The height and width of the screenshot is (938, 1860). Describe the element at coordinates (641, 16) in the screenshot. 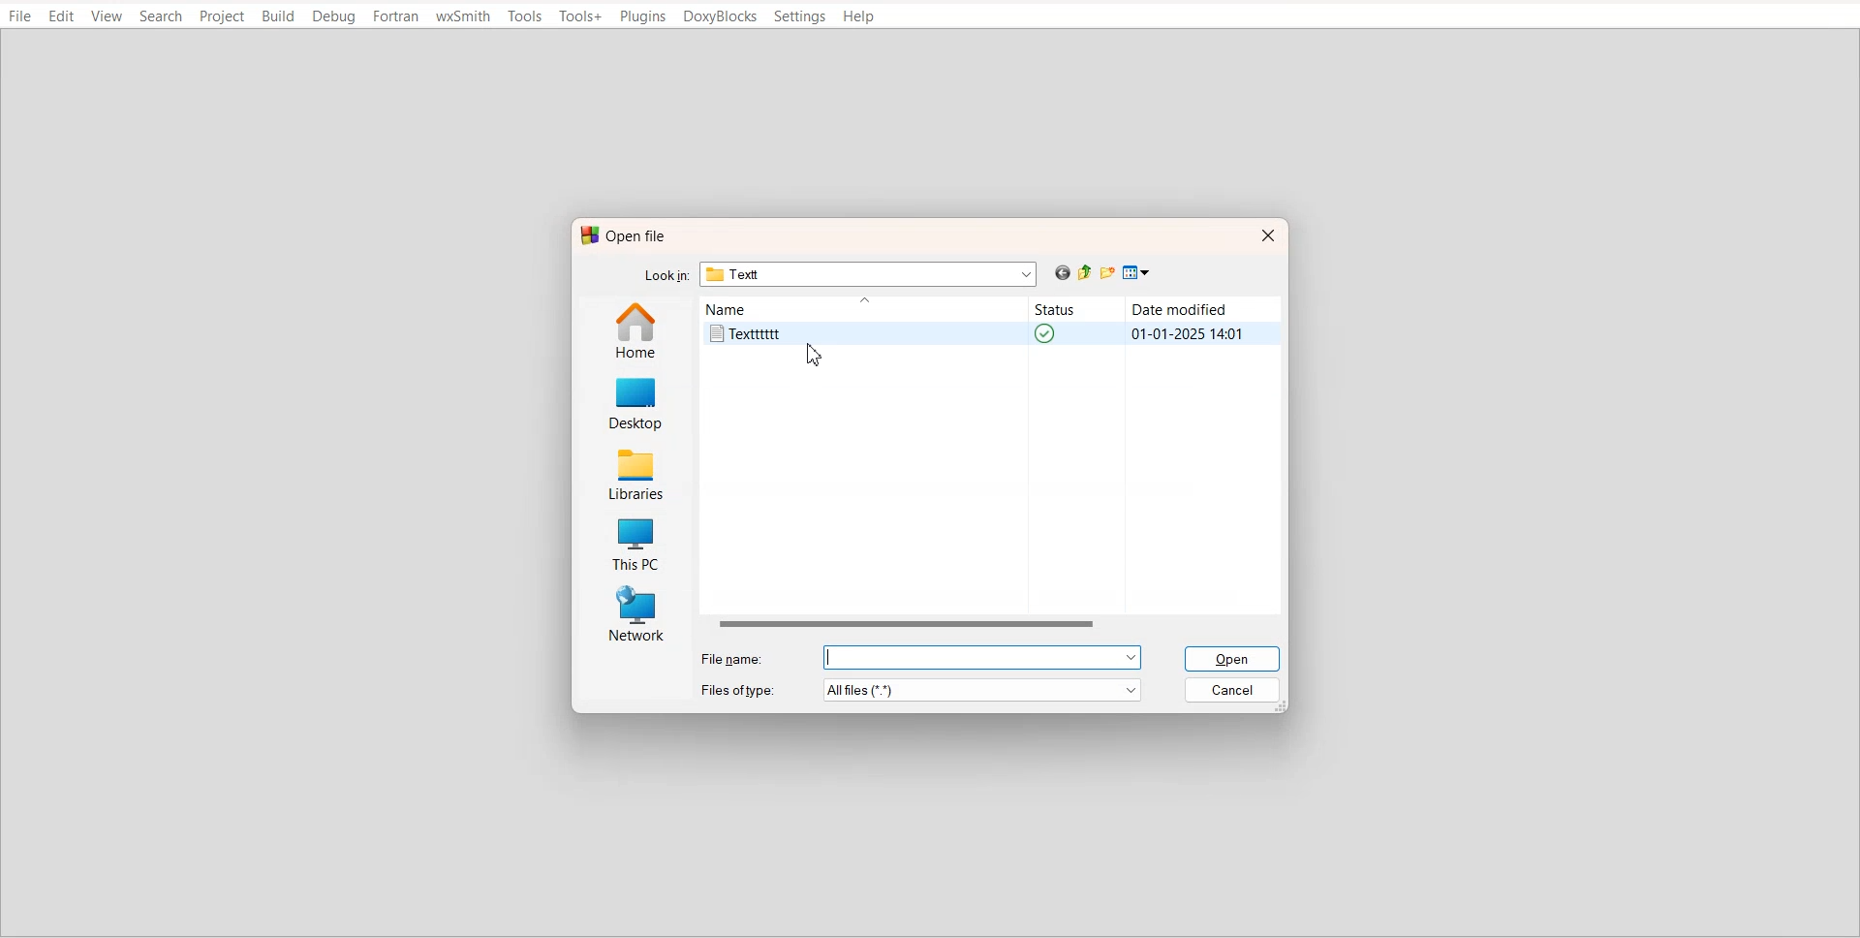

I see `Plugins` at that location.